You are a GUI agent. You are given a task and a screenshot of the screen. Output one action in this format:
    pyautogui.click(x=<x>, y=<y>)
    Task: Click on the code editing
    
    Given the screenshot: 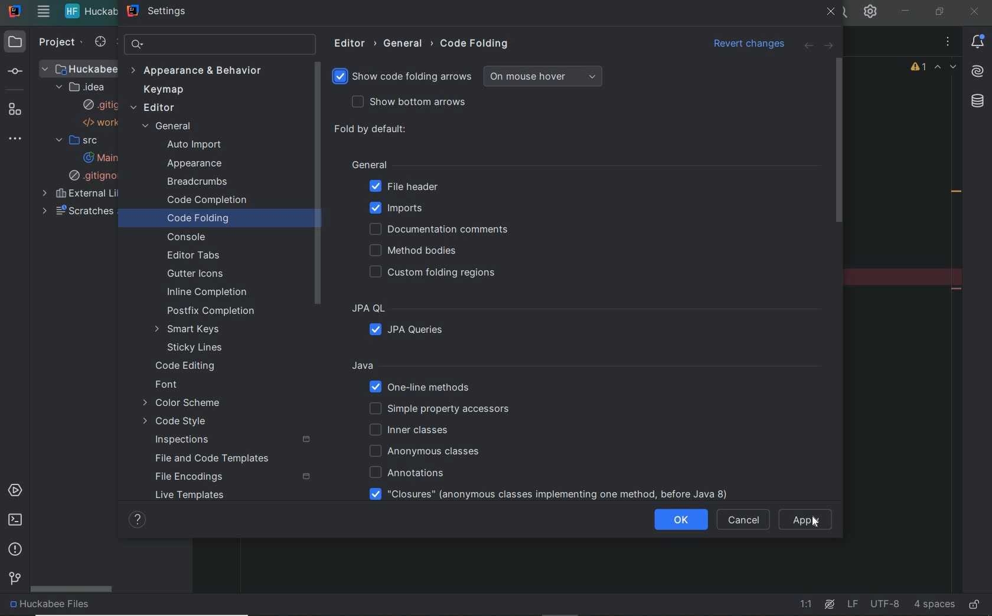 What is the action you would take?
    pyautogui.click(x=187, y=367)
    